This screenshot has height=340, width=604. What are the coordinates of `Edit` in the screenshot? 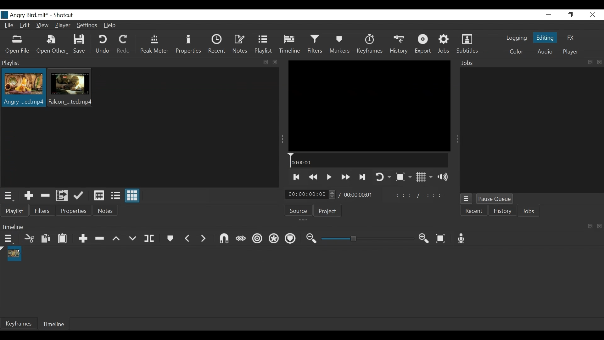 It's located at (26, 25).